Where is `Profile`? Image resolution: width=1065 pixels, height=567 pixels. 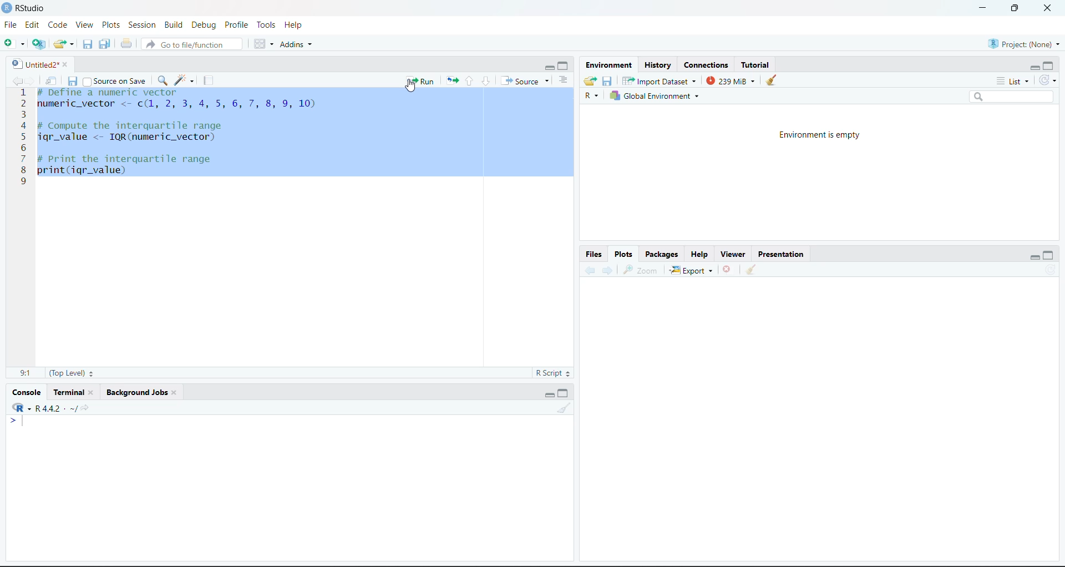 Profile is located at coordinates (235, 25).